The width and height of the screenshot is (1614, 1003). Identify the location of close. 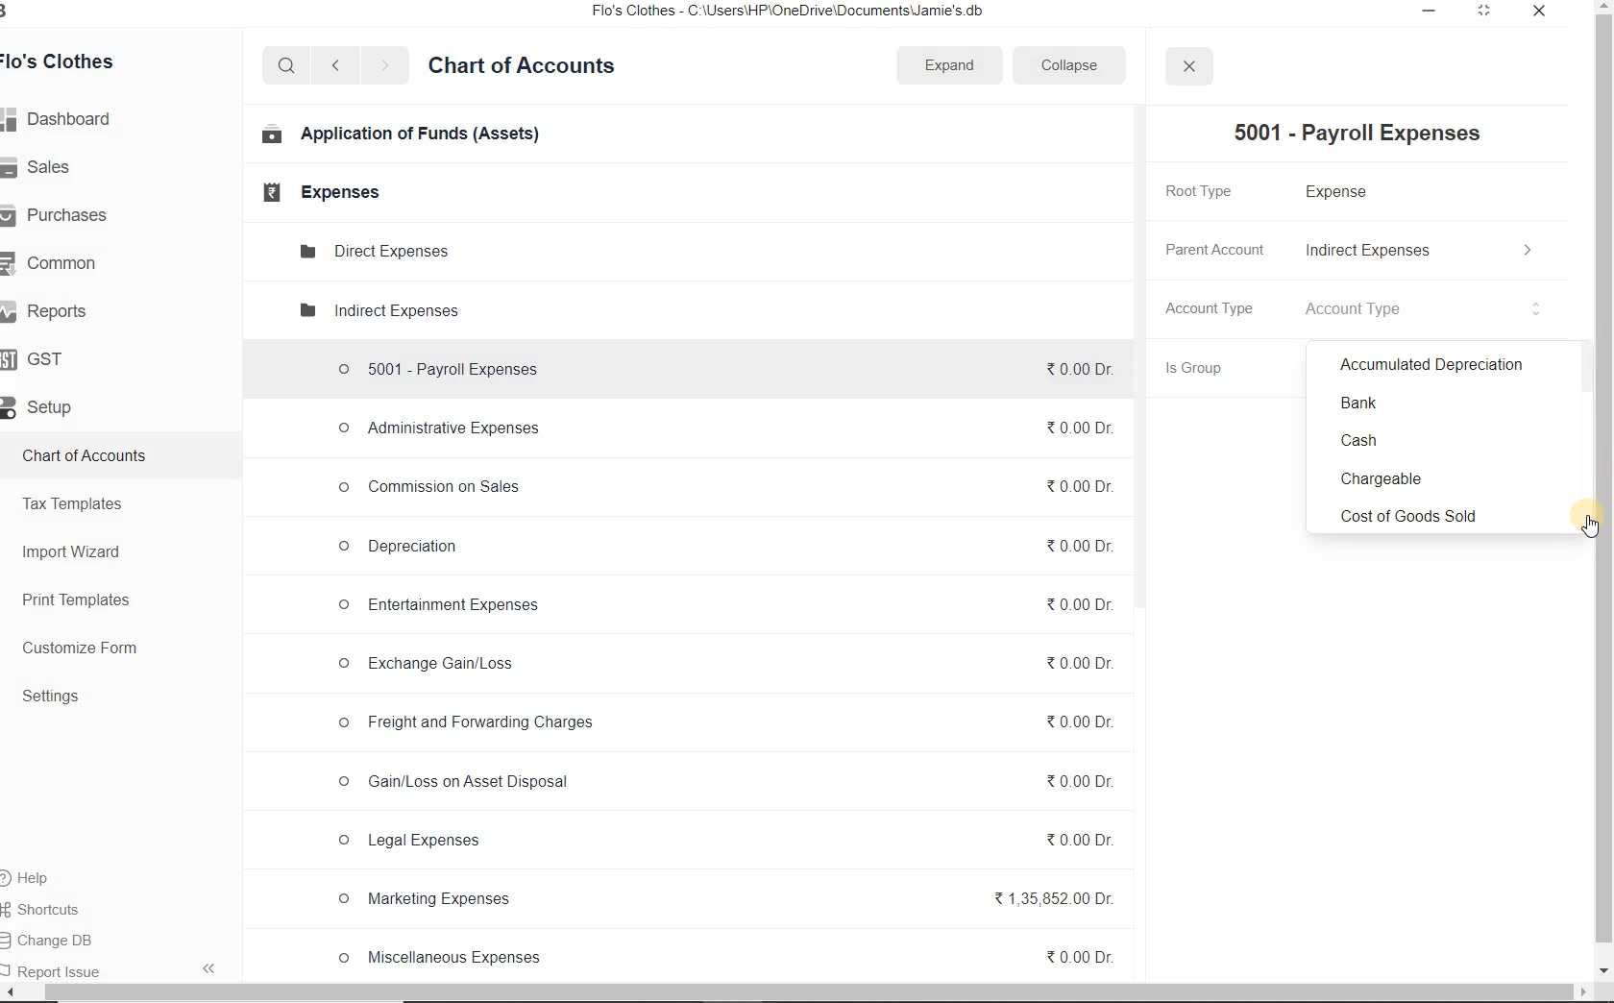
(1189, 66).